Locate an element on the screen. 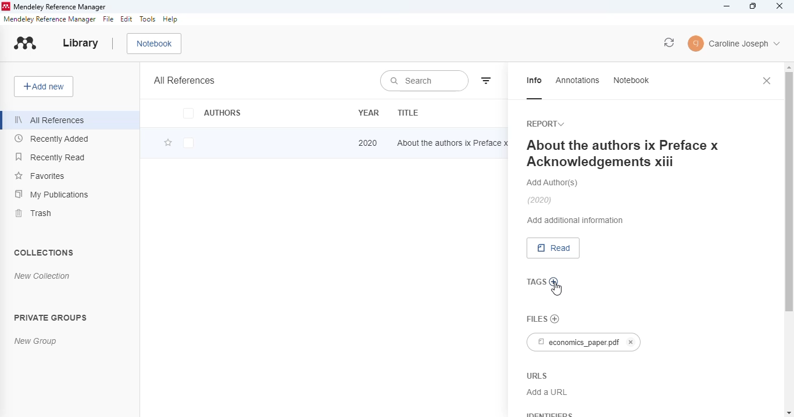  trash is located at coordinates (35, 213).